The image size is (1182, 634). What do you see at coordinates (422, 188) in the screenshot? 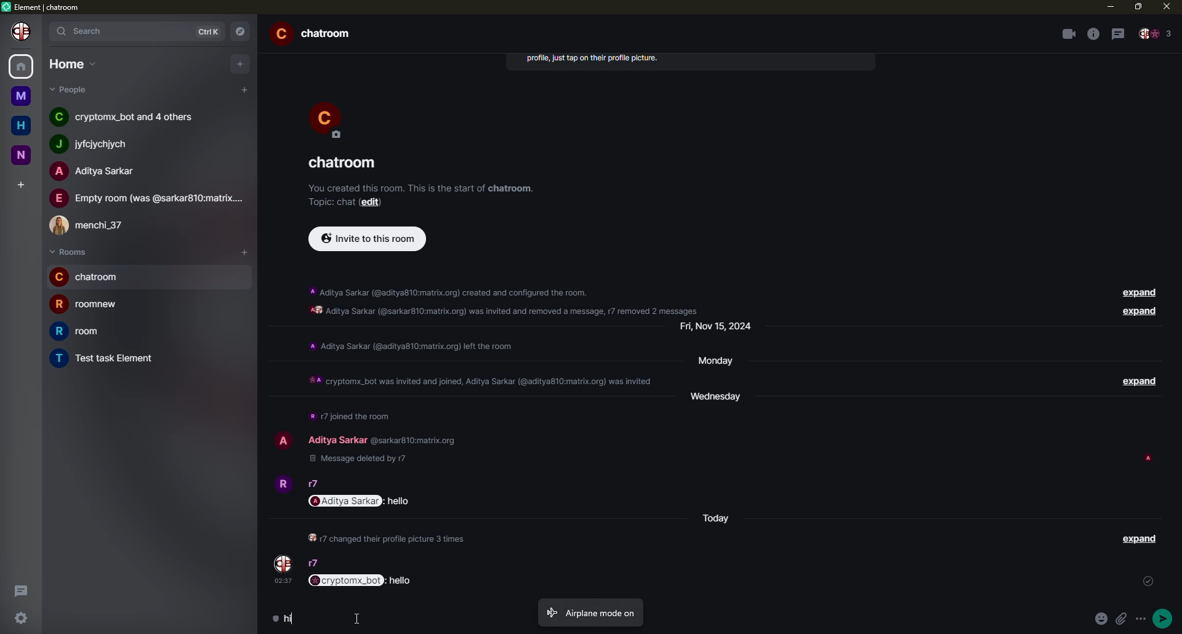
I see `info` at bounding box center [422, 188].